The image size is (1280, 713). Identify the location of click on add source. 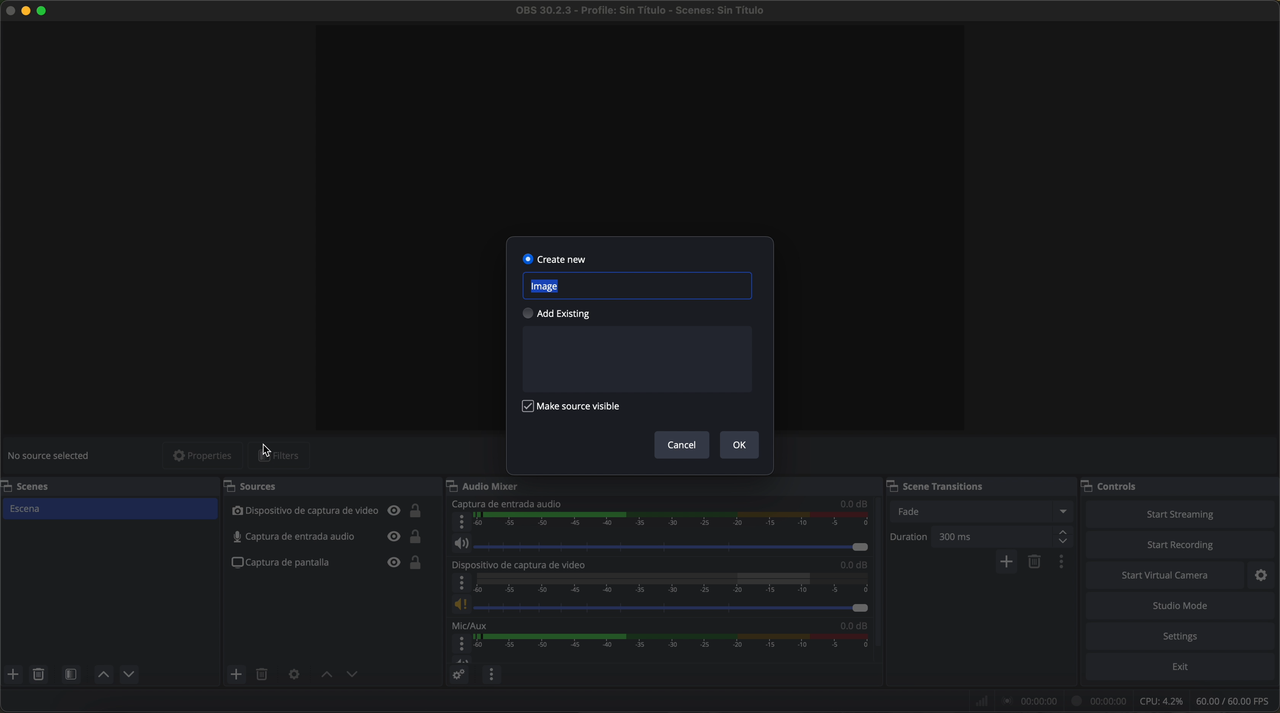
(239, 675).